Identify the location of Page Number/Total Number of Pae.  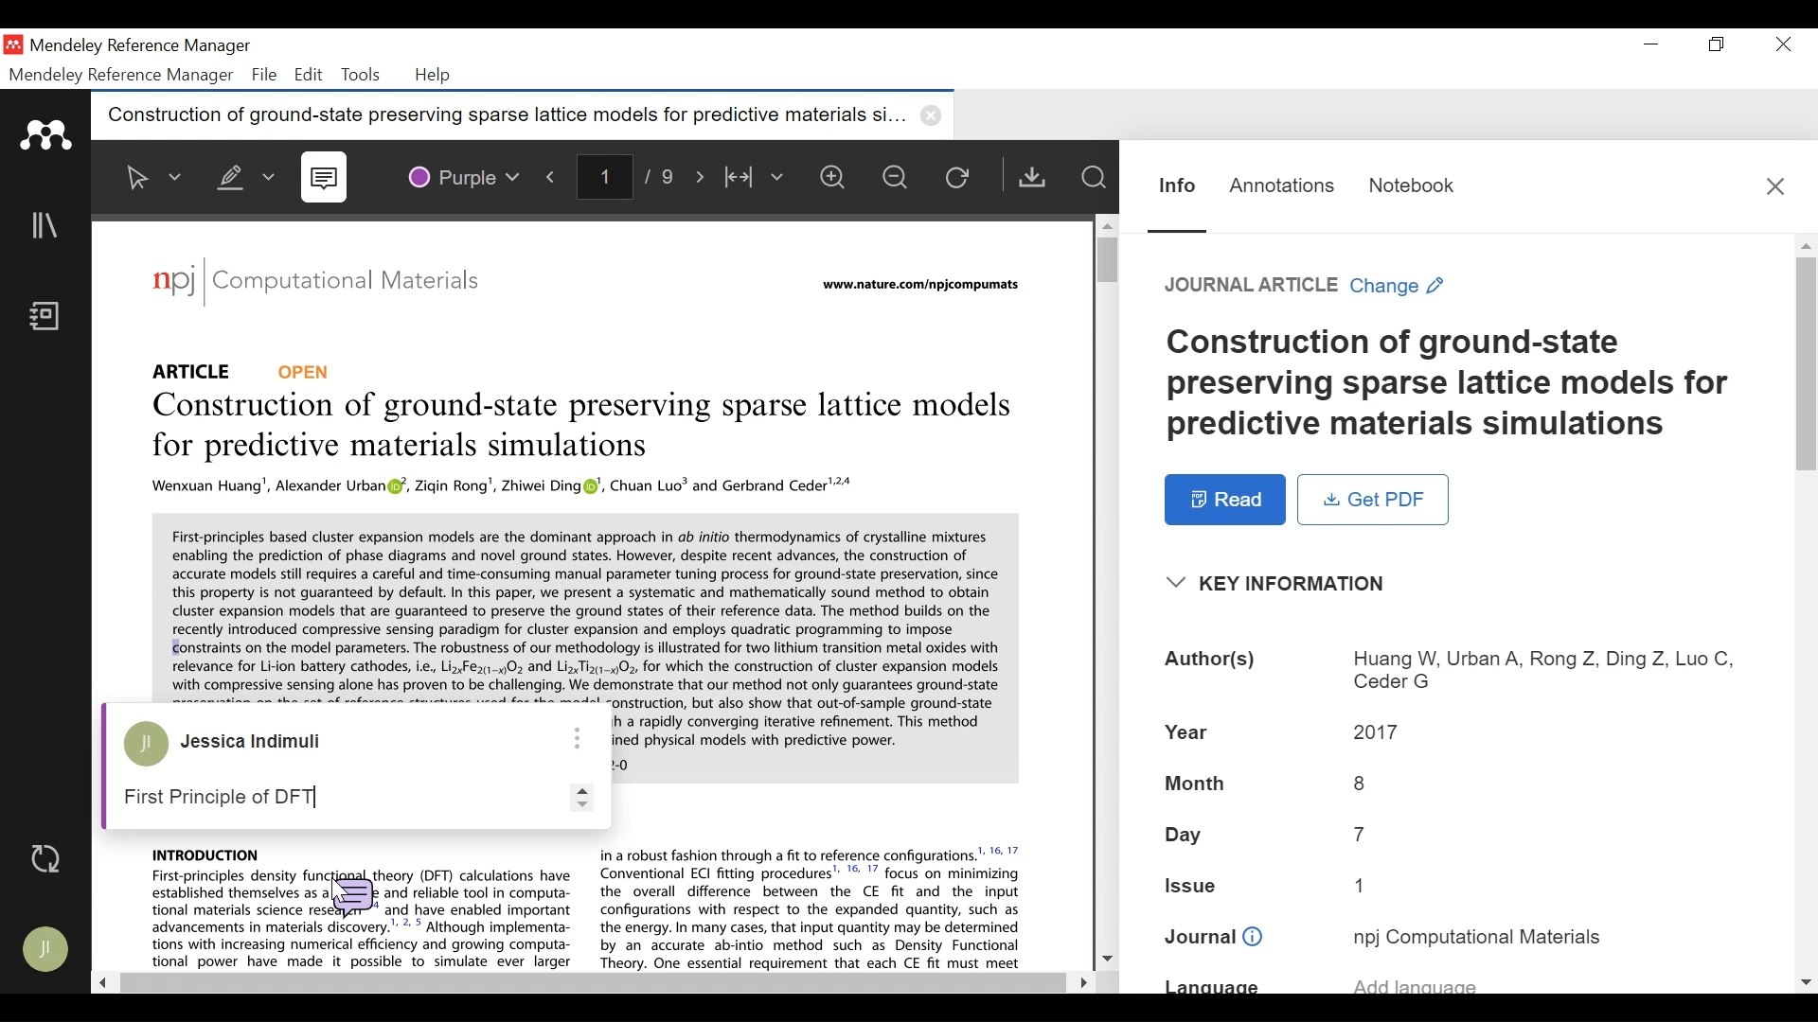
(630, 178).